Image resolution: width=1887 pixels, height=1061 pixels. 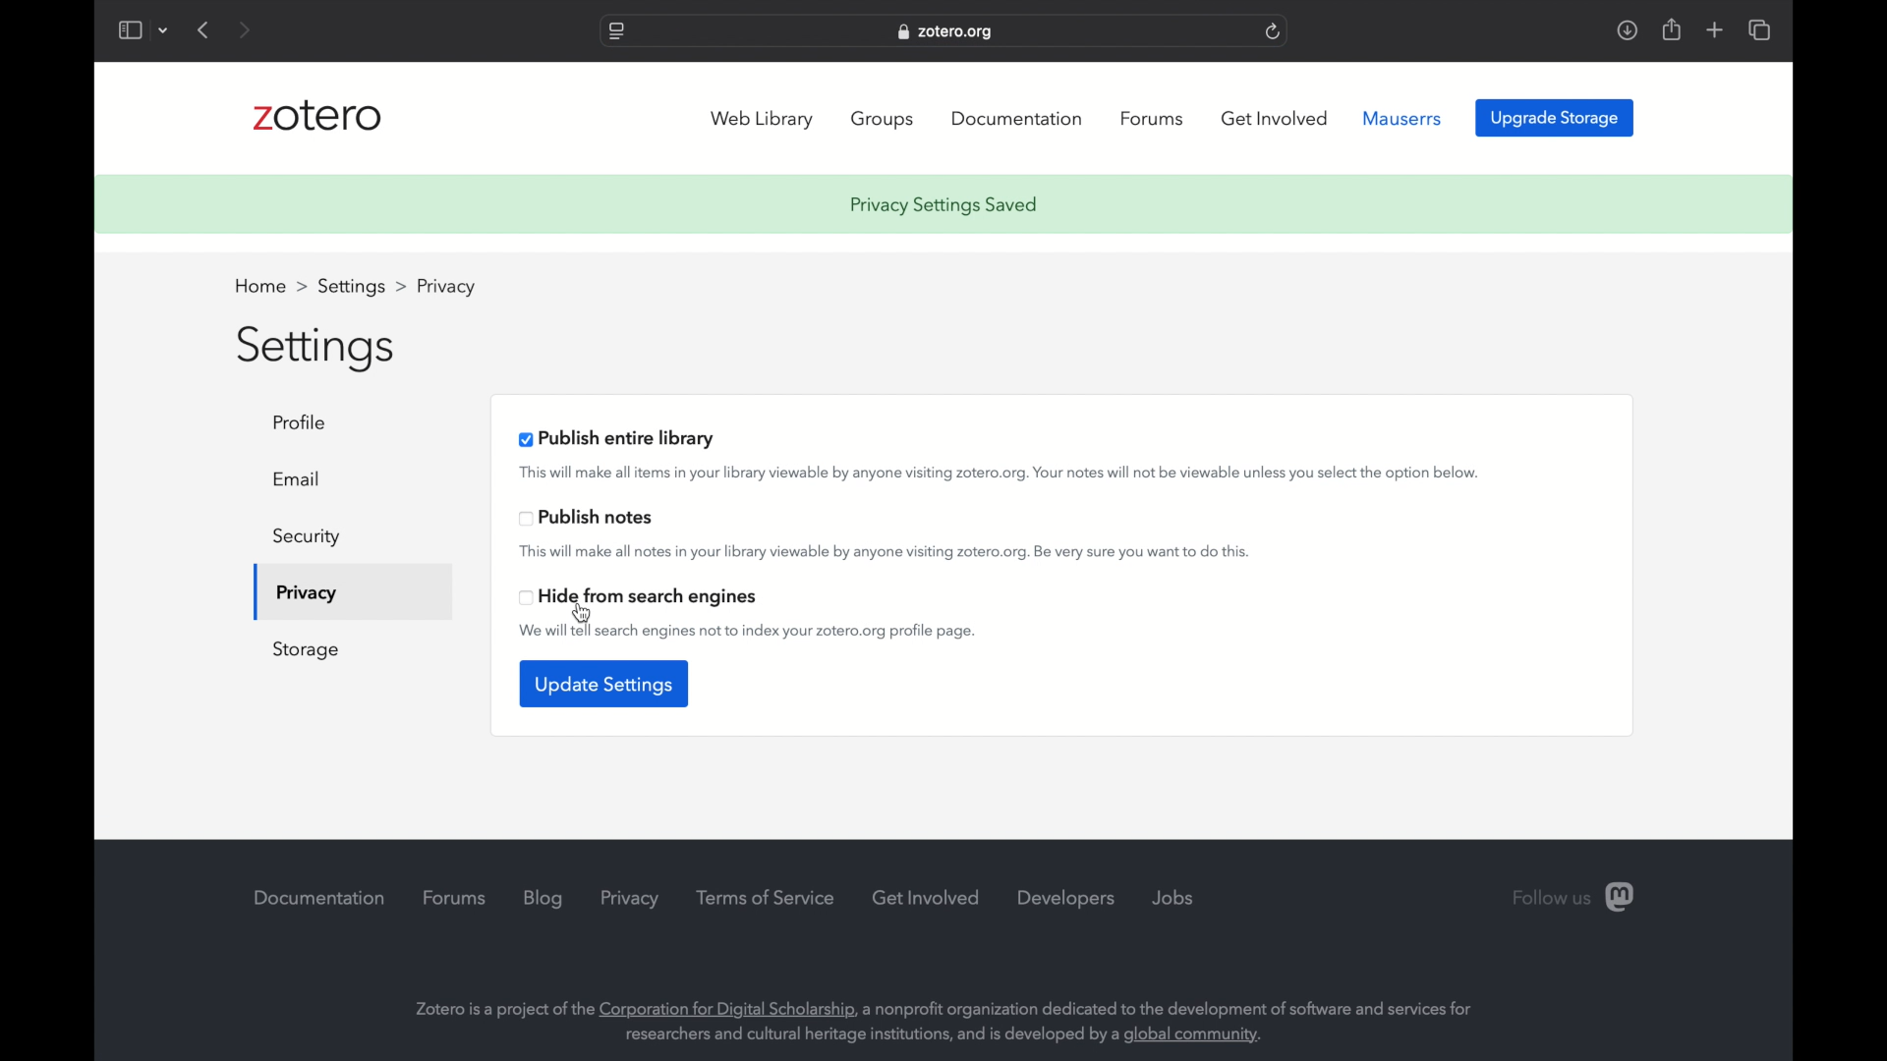 I want to click on publish entire library, so click(x=617, y=437).